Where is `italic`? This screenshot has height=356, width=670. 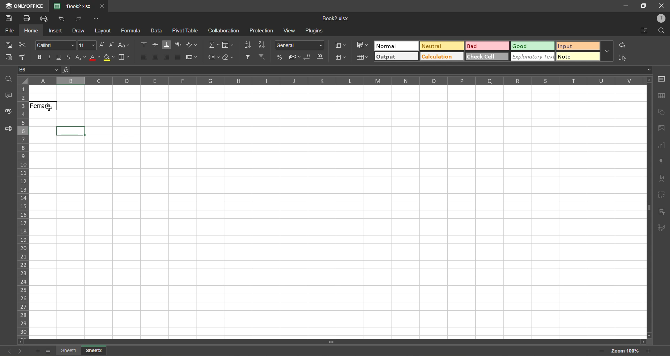
italic is located at coordinates (51, 57).